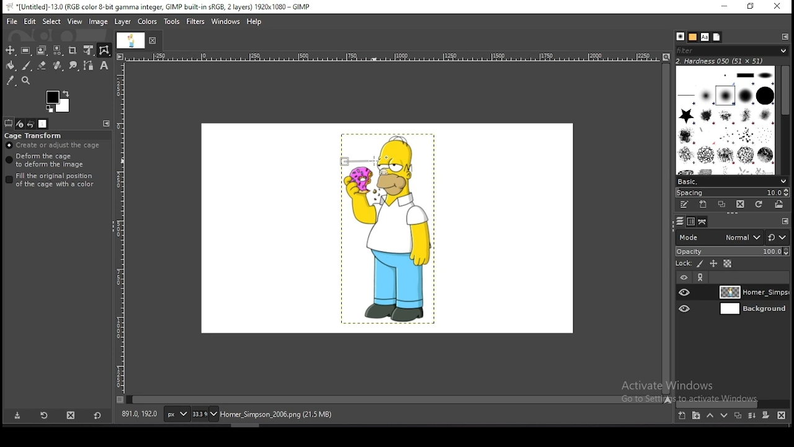 Image resolution: width=794 pixels, height=447 pixels. What do you see at coordinates (713, 264) in the screenshot?
I see `lock position and size` at bounding box center [713, 264].